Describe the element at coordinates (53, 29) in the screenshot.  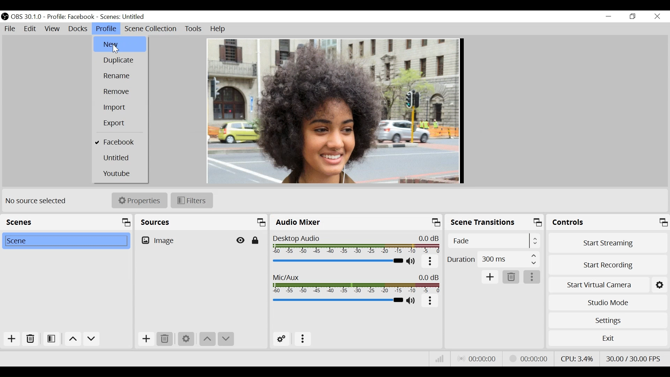
I see `View` at that location.